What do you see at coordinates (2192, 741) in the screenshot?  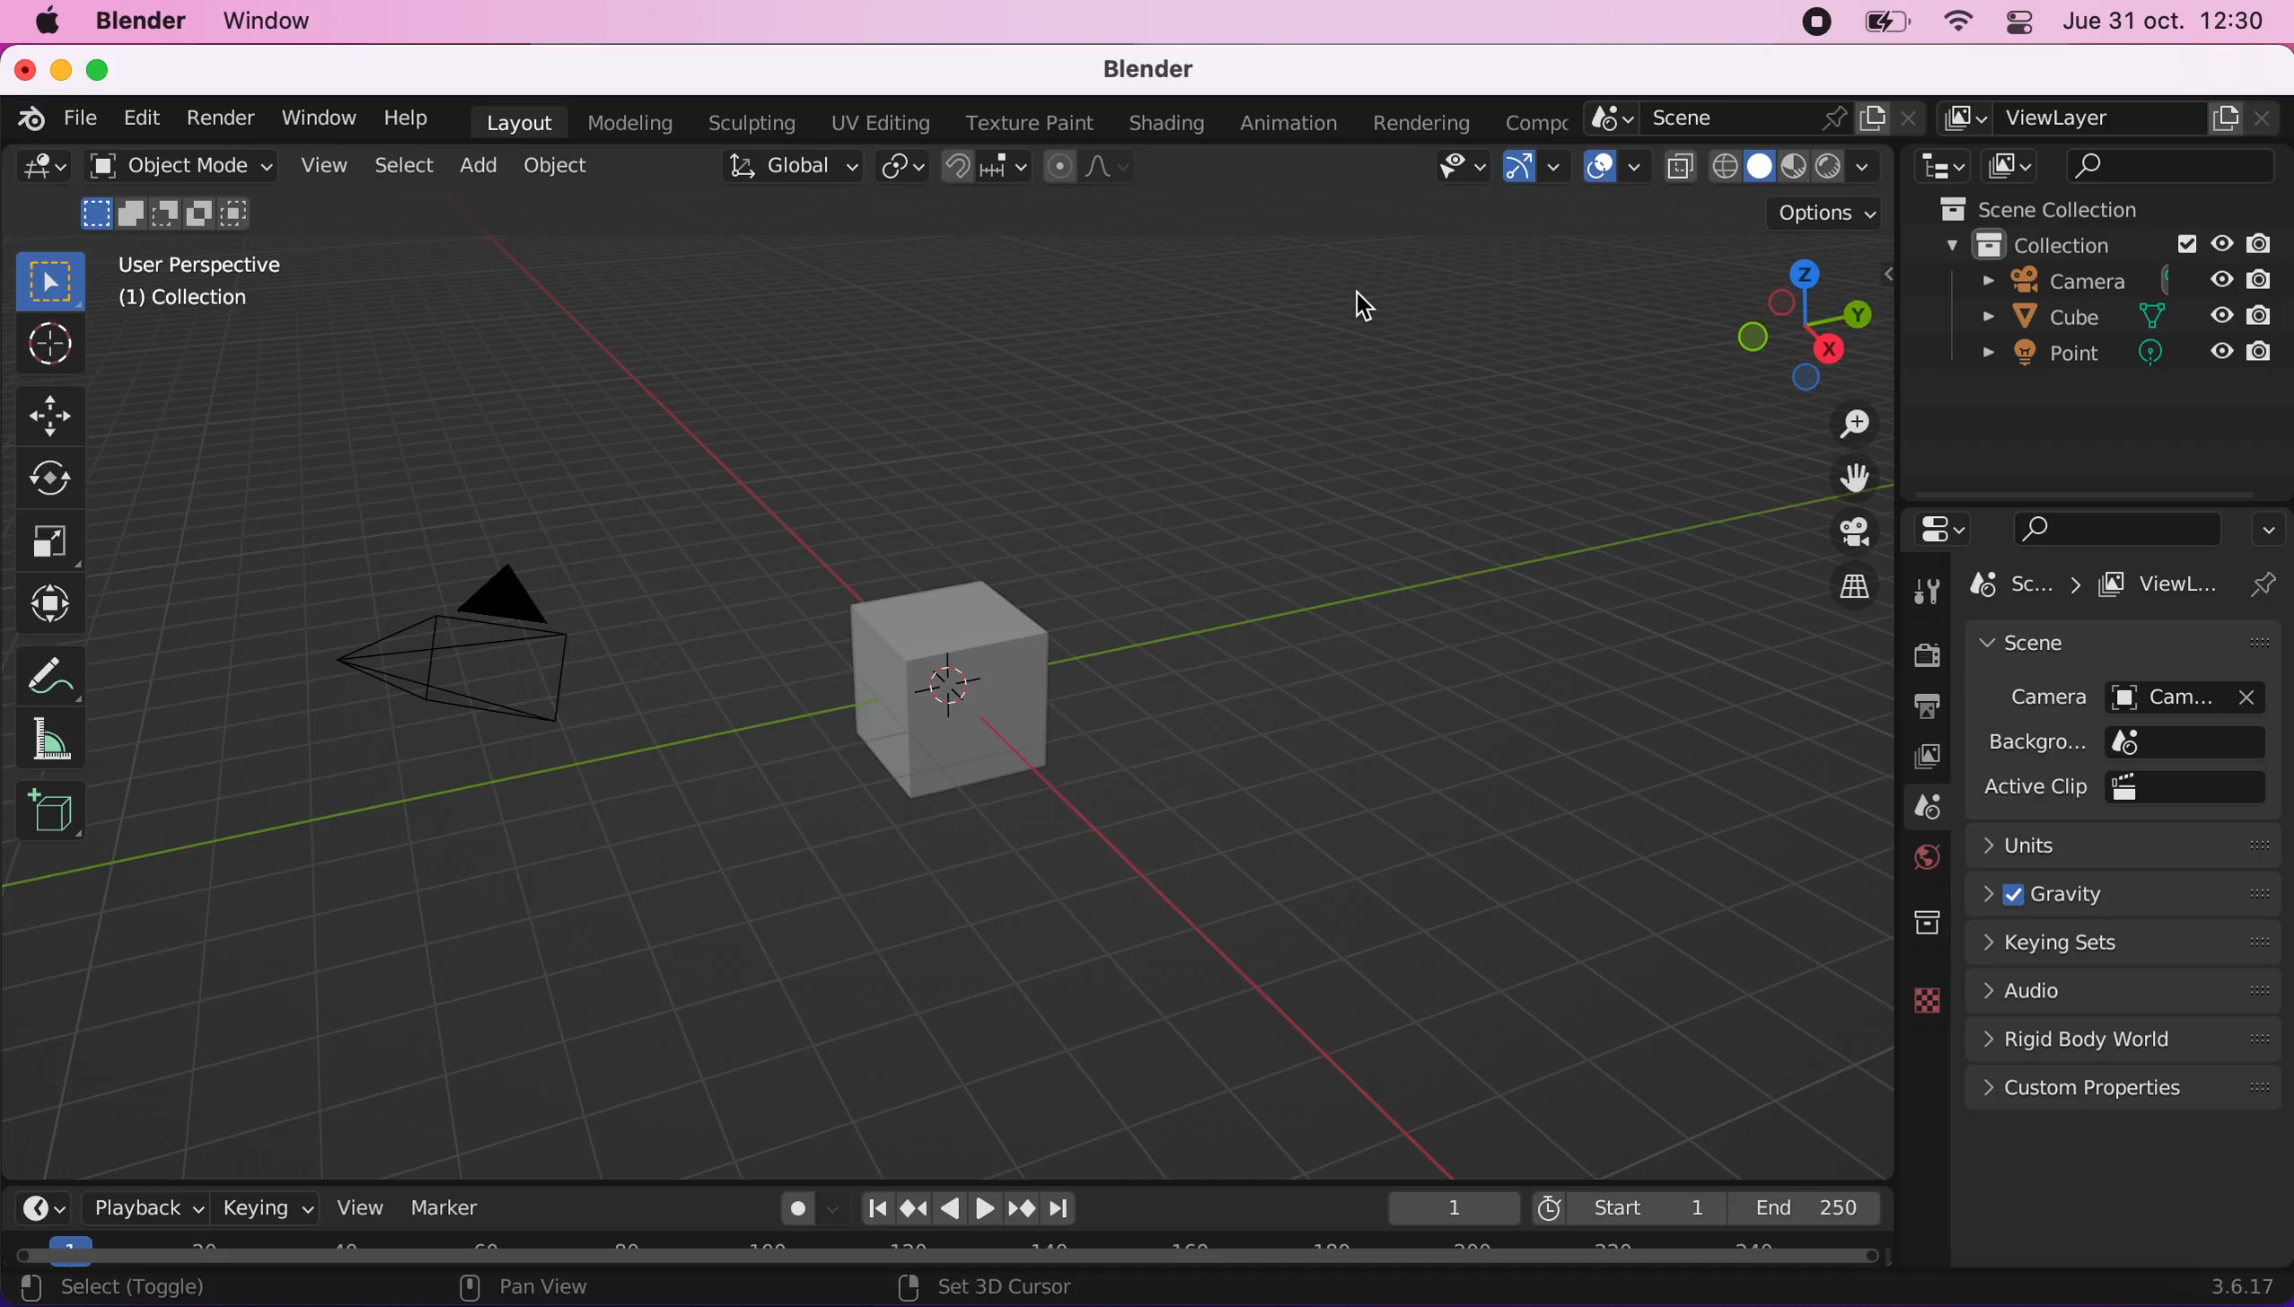 I see `background` at bounding box center [2192, 741].